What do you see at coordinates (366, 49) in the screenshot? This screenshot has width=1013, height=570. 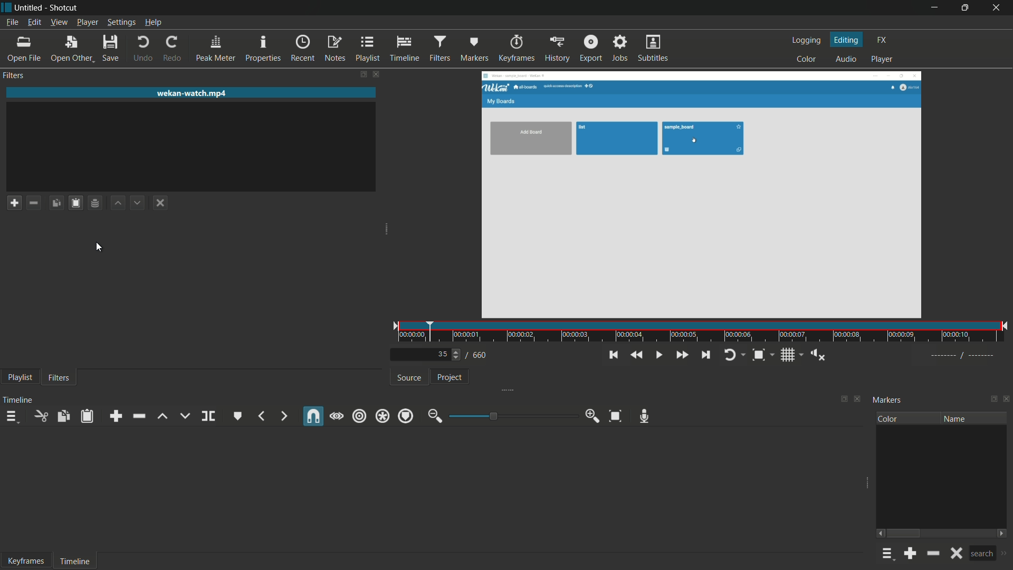 I see `playlist` at bounding box center [366, 49].